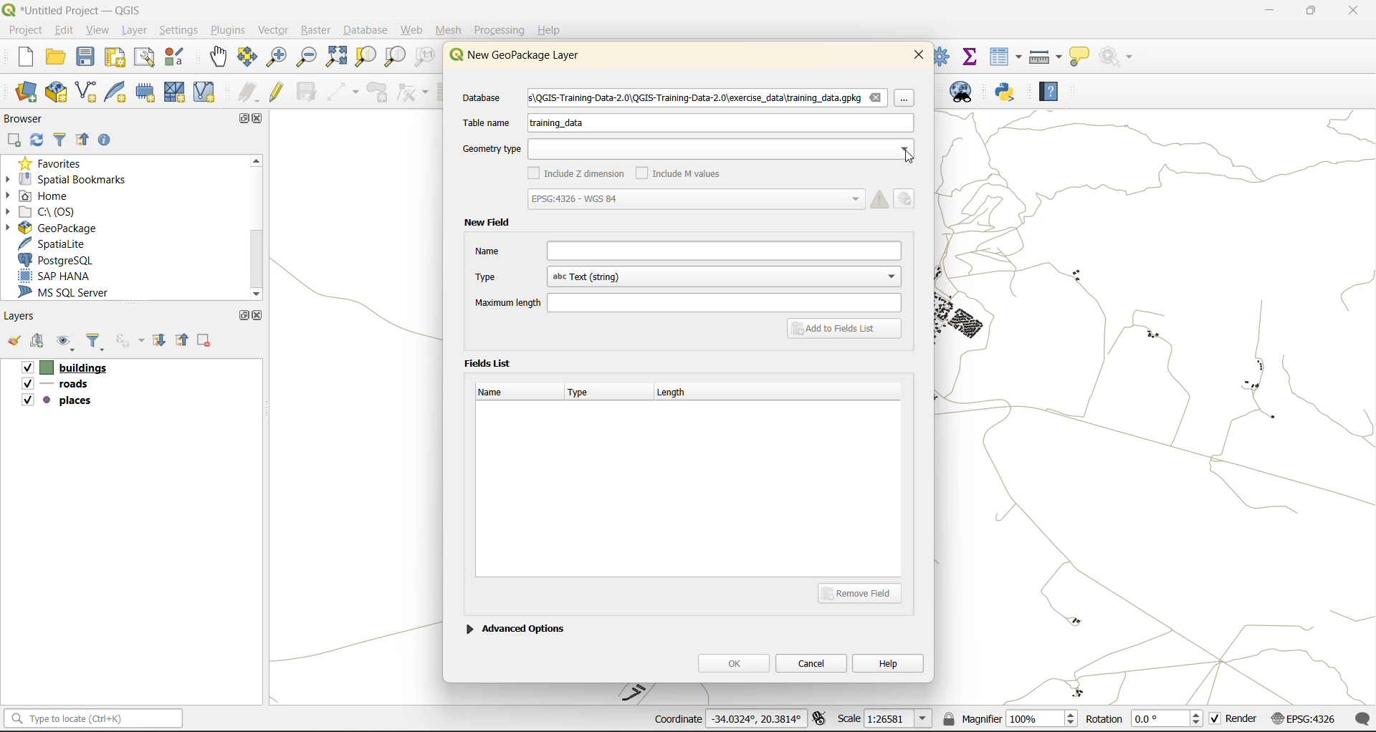 The height and width of the screenshot is (732, 1376). What do you see at coordinates (145, 57) in the screenshot?
I see `show layout` at bounding box center [145, 57].